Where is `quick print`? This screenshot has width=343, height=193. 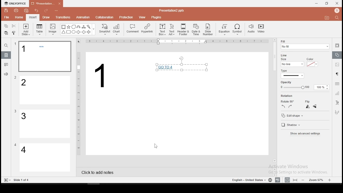
quick print is located at coordinates (26, 10).